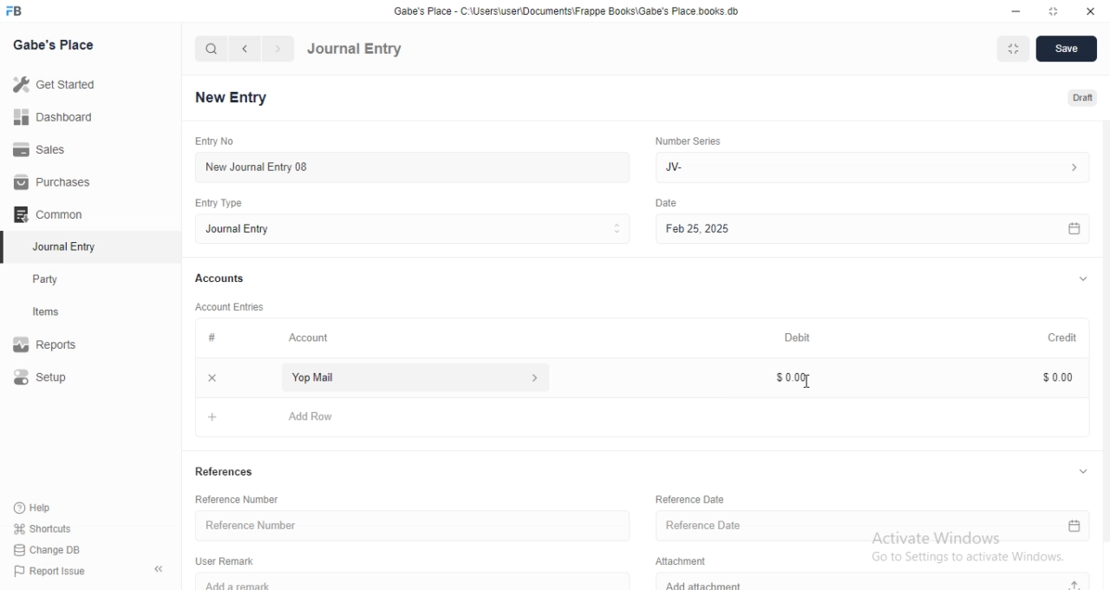 This screenshot has height=590, width=1110. I want to click on New Journal Entry 08, so click(408, 167).